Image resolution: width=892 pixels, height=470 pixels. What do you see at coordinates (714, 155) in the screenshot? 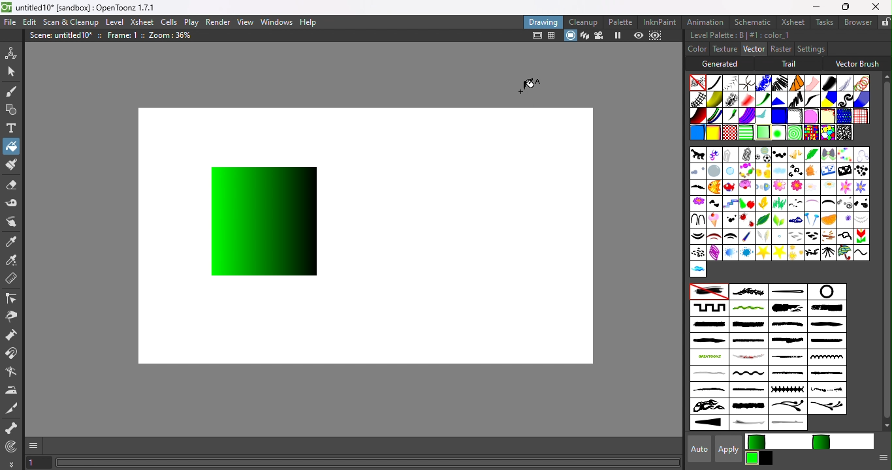
I see `Arc` at bounding box center [714, 155].